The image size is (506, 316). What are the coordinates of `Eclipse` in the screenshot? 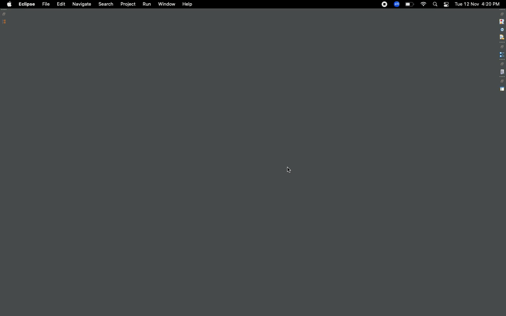 It's located at (27, 4).